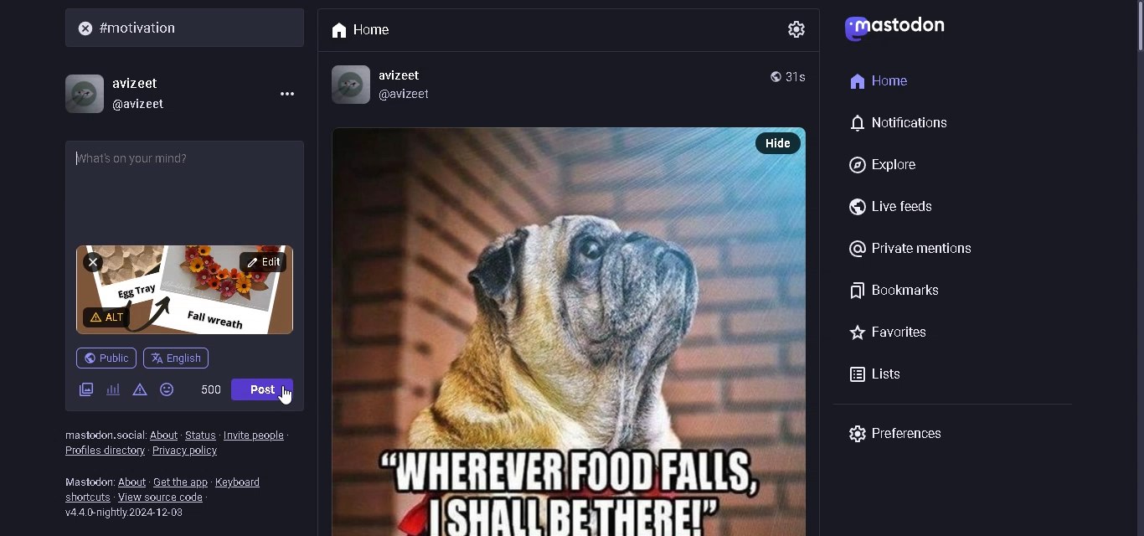 Image resolution: width=1144 pixels, height=536 pixels. Describe the element at coordinates (255, 434) in the screenshot. I see `invite people` at that location.